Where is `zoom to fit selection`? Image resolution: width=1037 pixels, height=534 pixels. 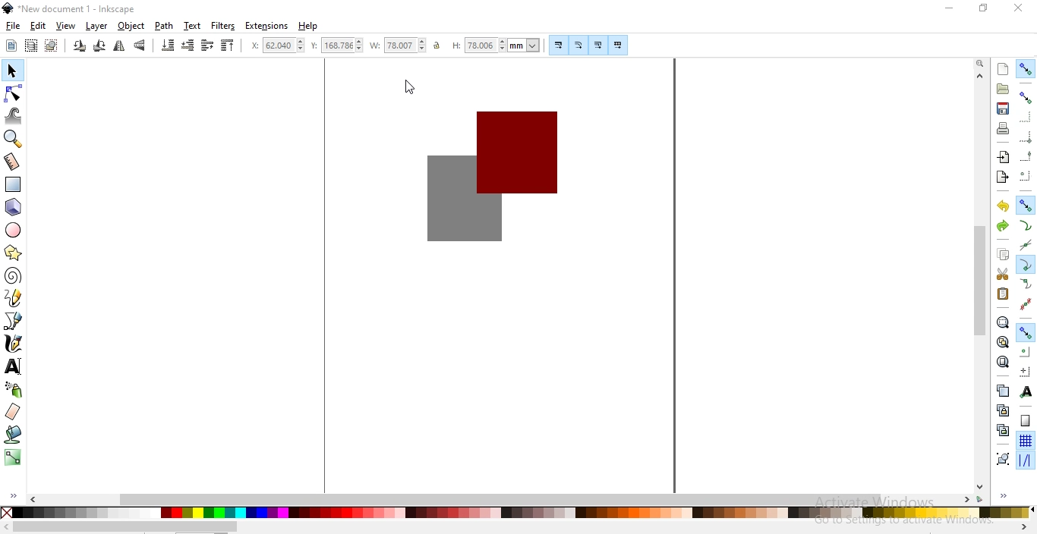
zoom to fit selection is located at coordinates (1002, 323).